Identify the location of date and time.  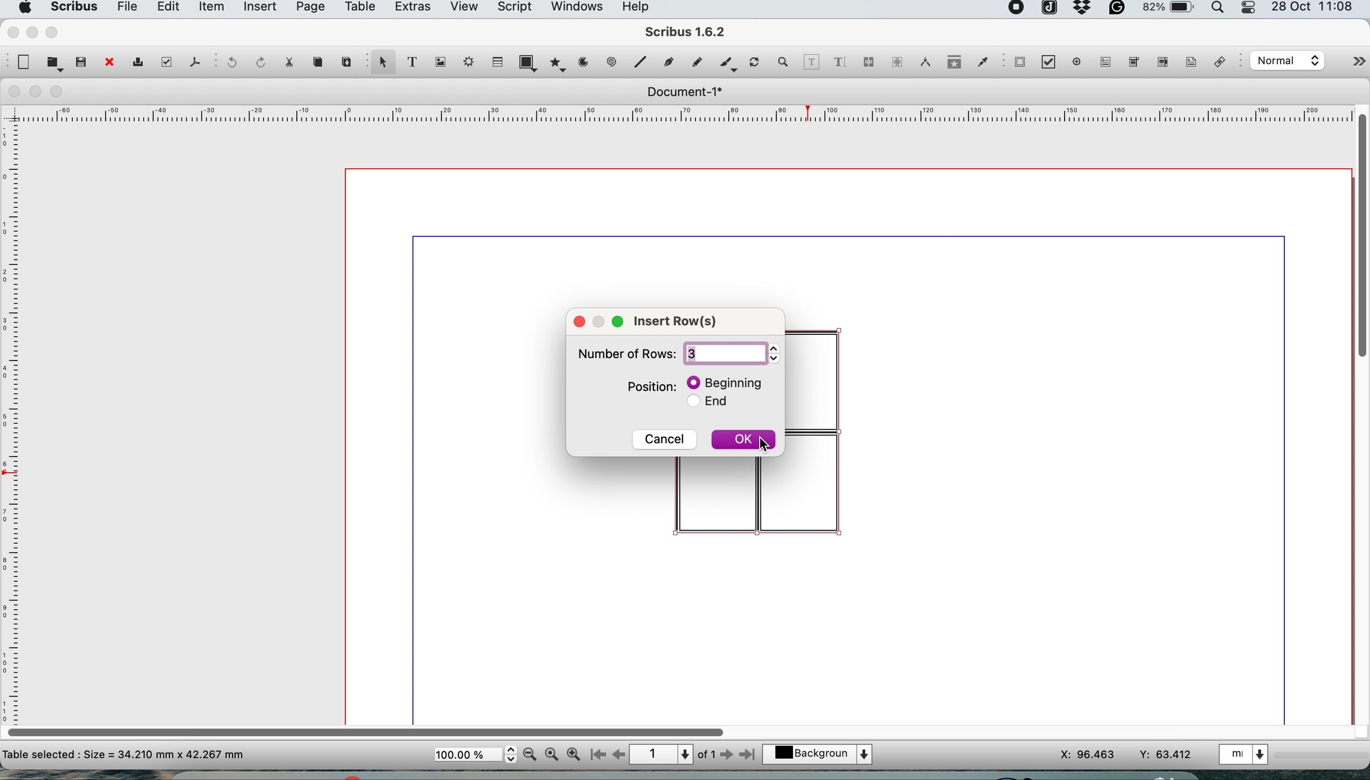
(1315, 8).